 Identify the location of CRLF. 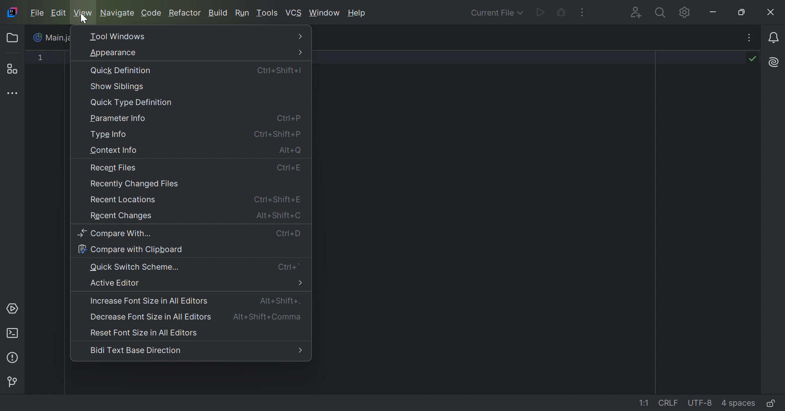
(669, 402).